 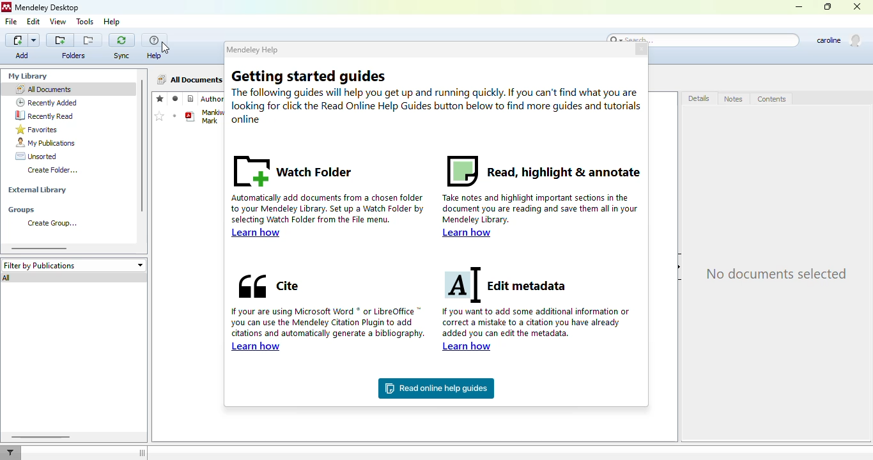 What do you see at coordinates (732, 98) in the screenshot?
I see `notes` at bounding box center [732, 98].